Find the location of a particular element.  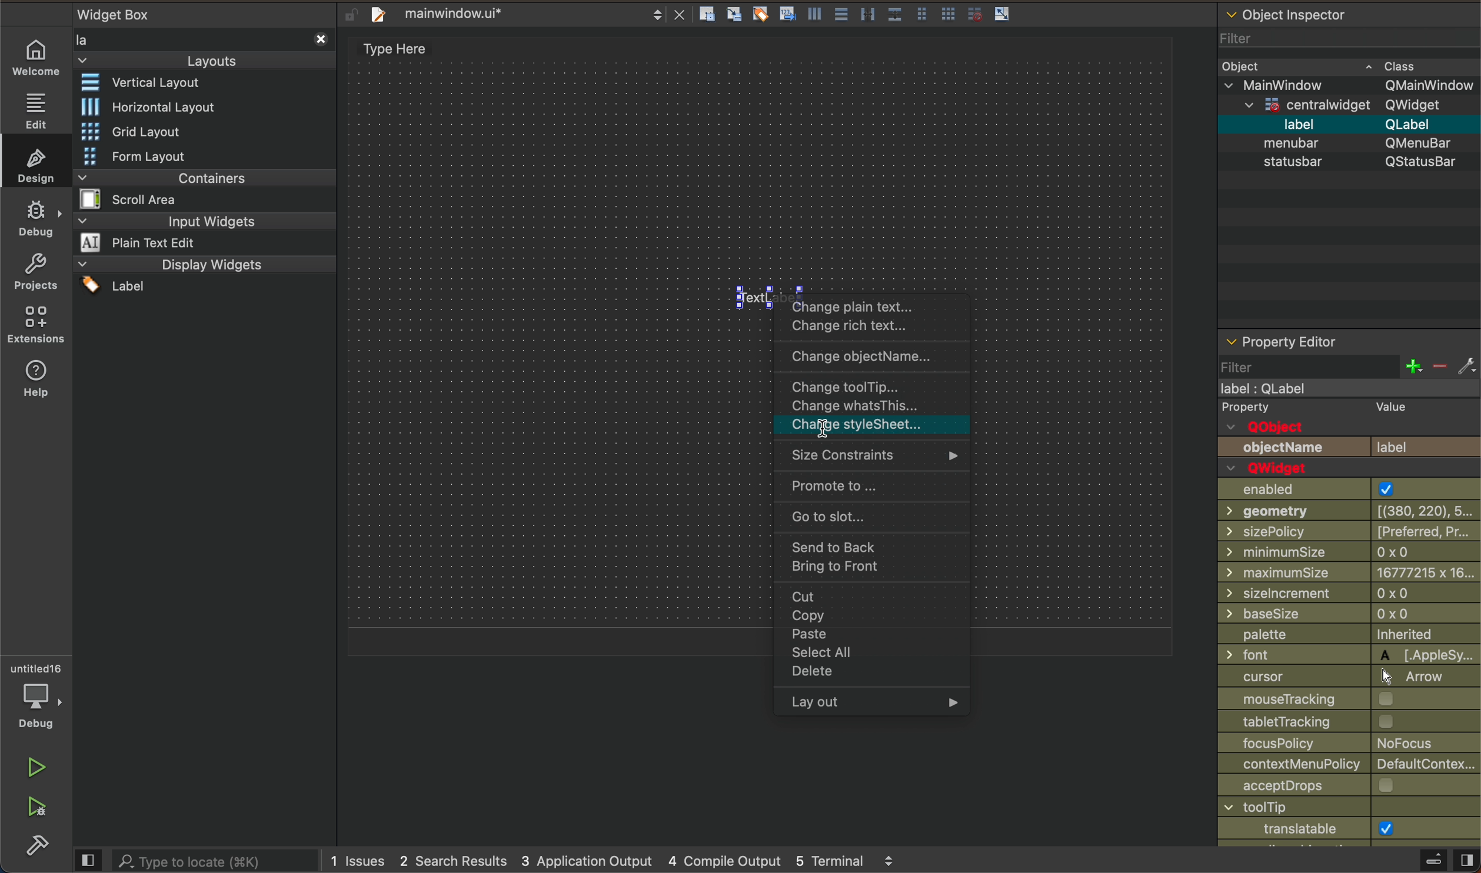

object inspector is located at coordinates (1349, 29).